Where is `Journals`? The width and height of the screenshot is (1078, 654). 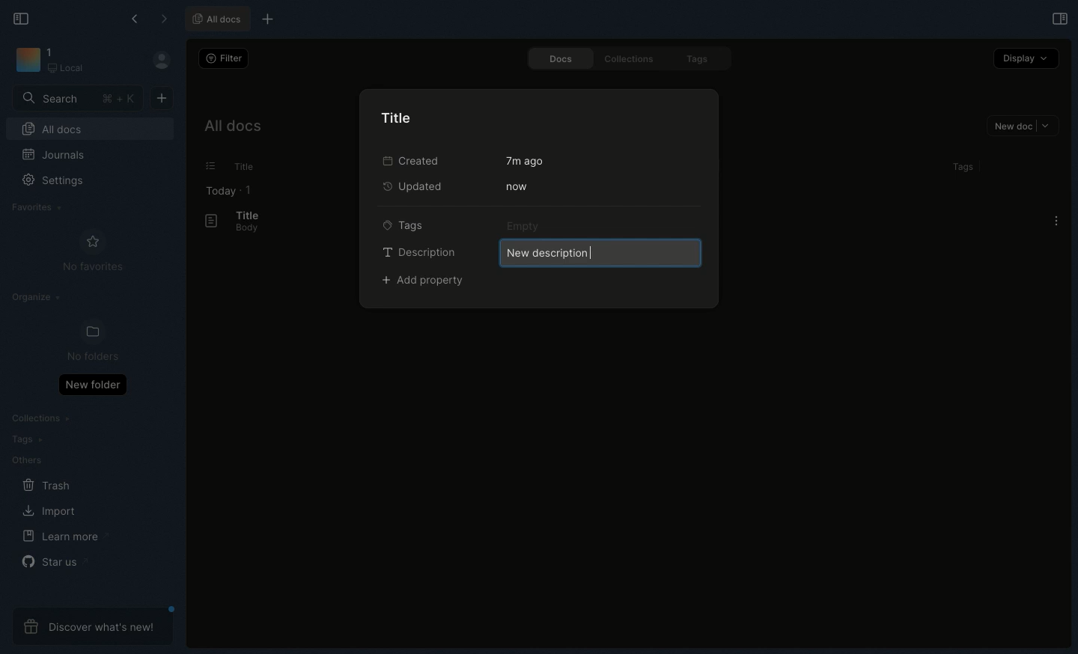
Journals is located at coordinates (55, 156).